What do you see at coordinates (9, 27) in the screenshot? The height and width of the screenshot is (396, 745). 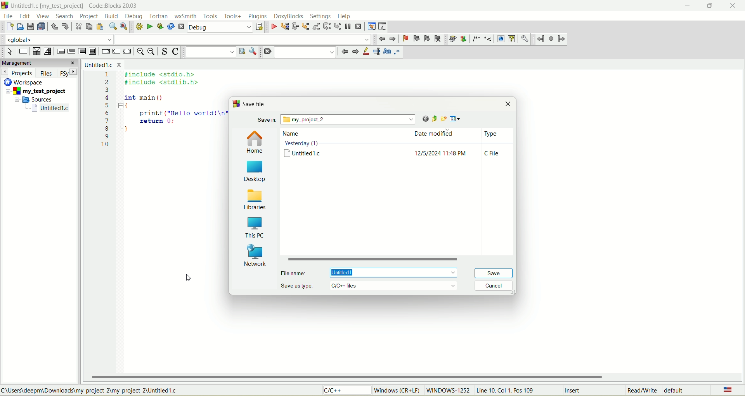 I see `new` at bounding box center [9, 27].